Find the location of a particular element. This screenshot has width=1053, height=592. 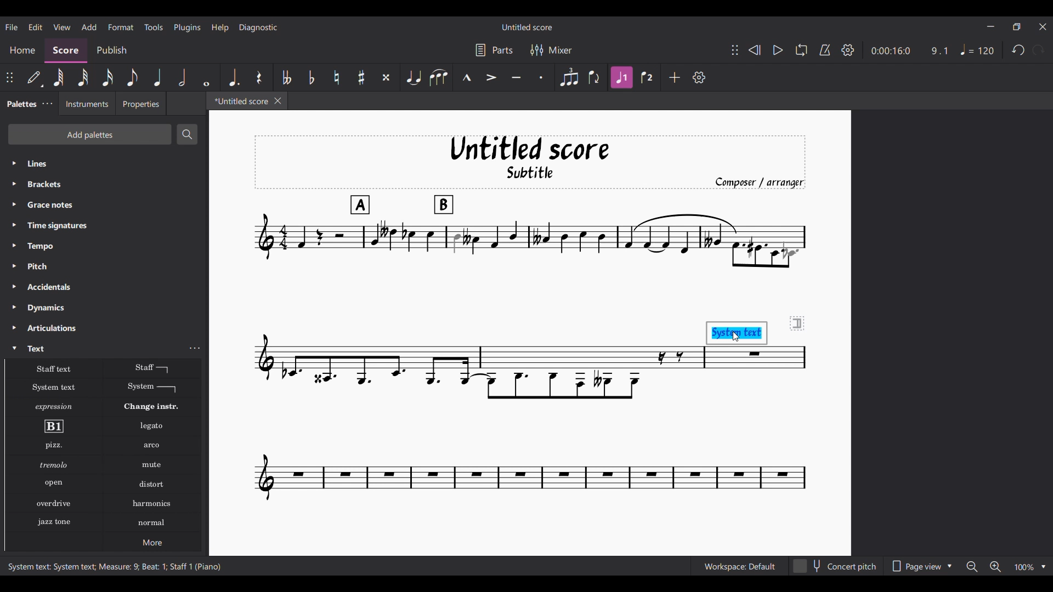

Undo is located at coordinates (1019, 49).